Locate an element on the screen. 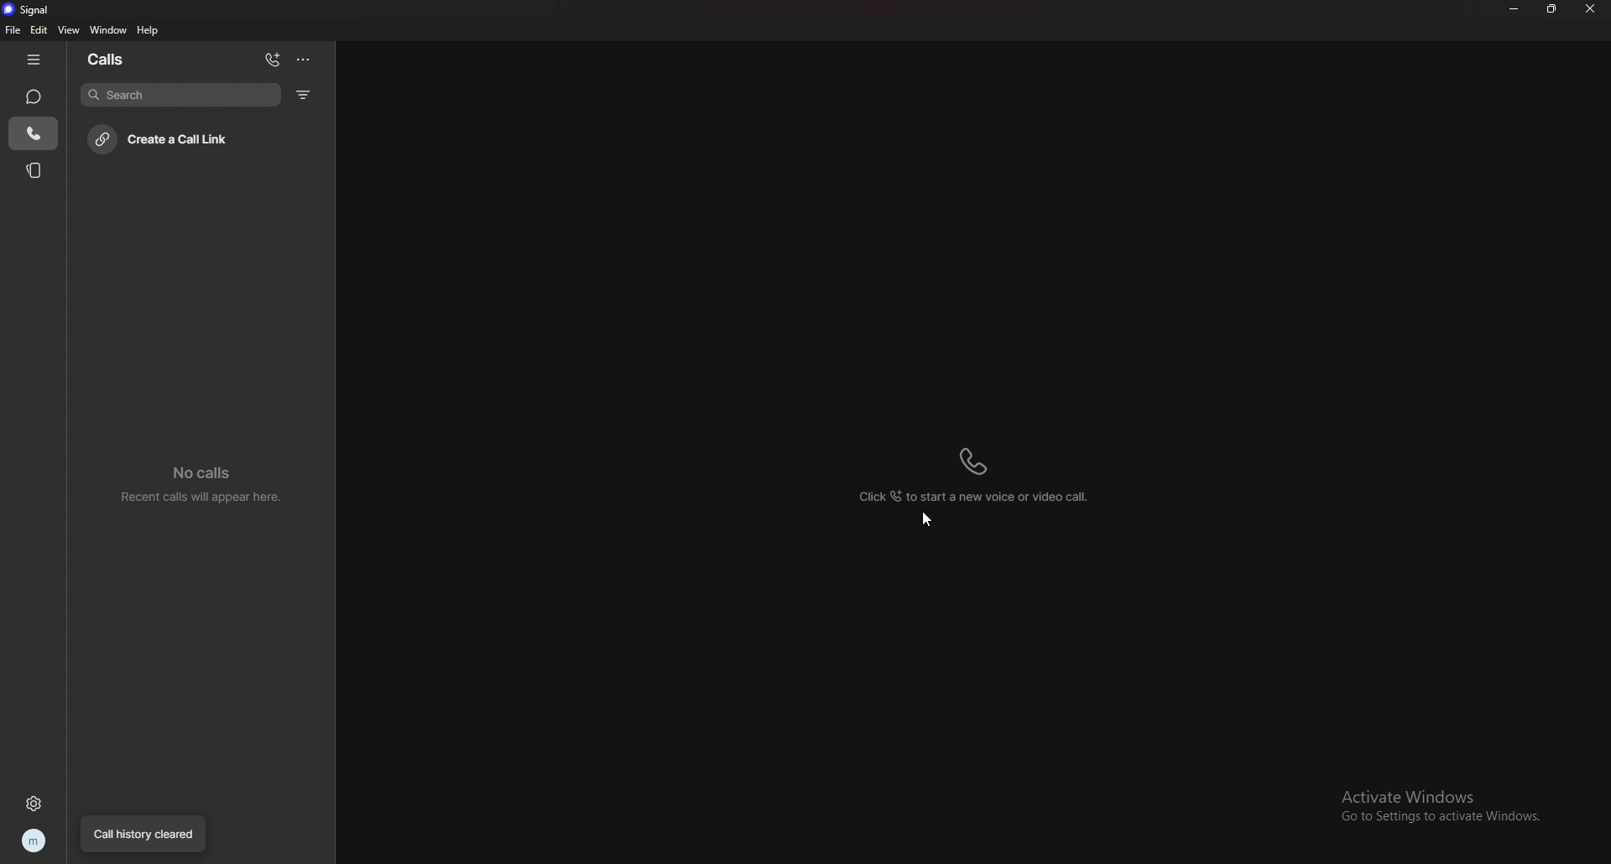  file is located at coordinates (14, 30).